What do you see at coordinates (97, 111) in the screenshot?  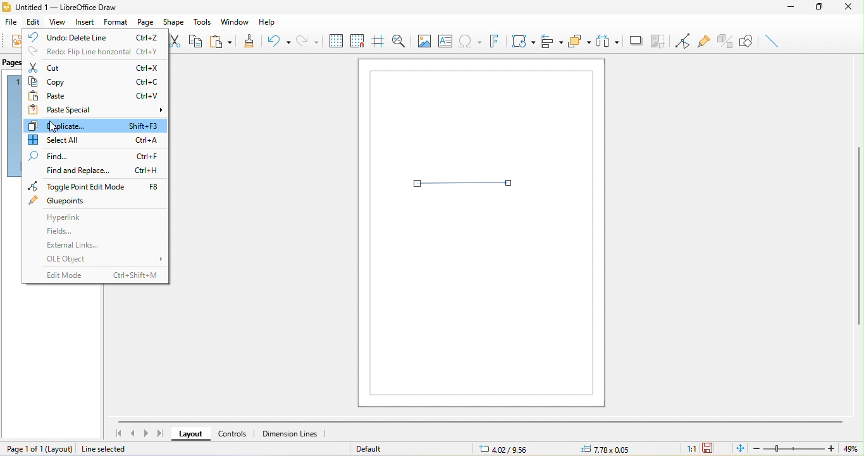 I see `paste special` at bounding box center [97, 111].